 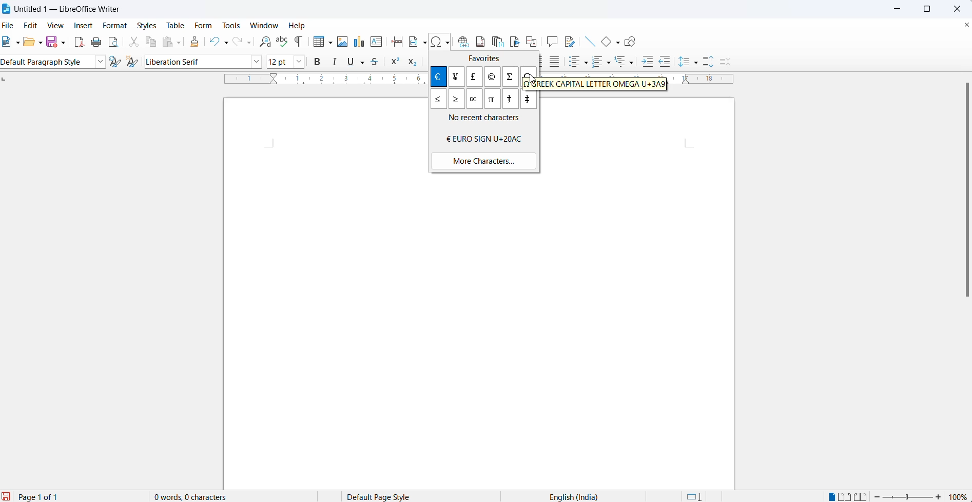 What do you see at coordinates (424, 43) in the screenshot?
I see `insert fields` at bounding box center [424, 43].